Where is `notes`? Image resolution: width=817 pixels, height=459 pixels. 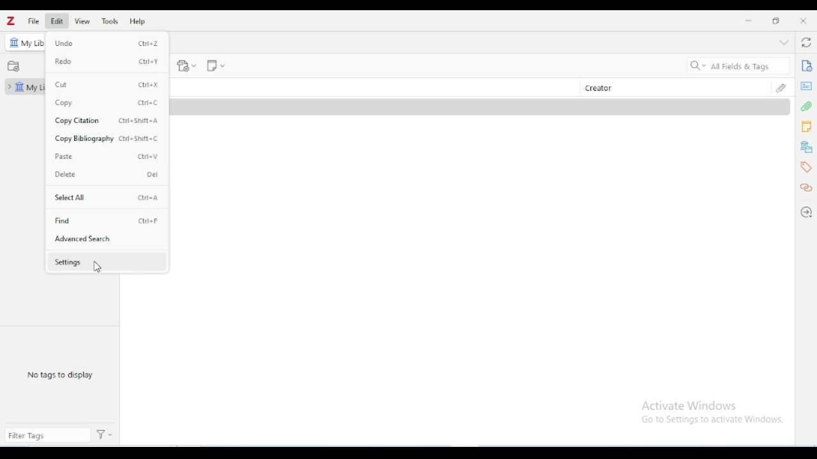
notes is located at coordinates (807, 127).